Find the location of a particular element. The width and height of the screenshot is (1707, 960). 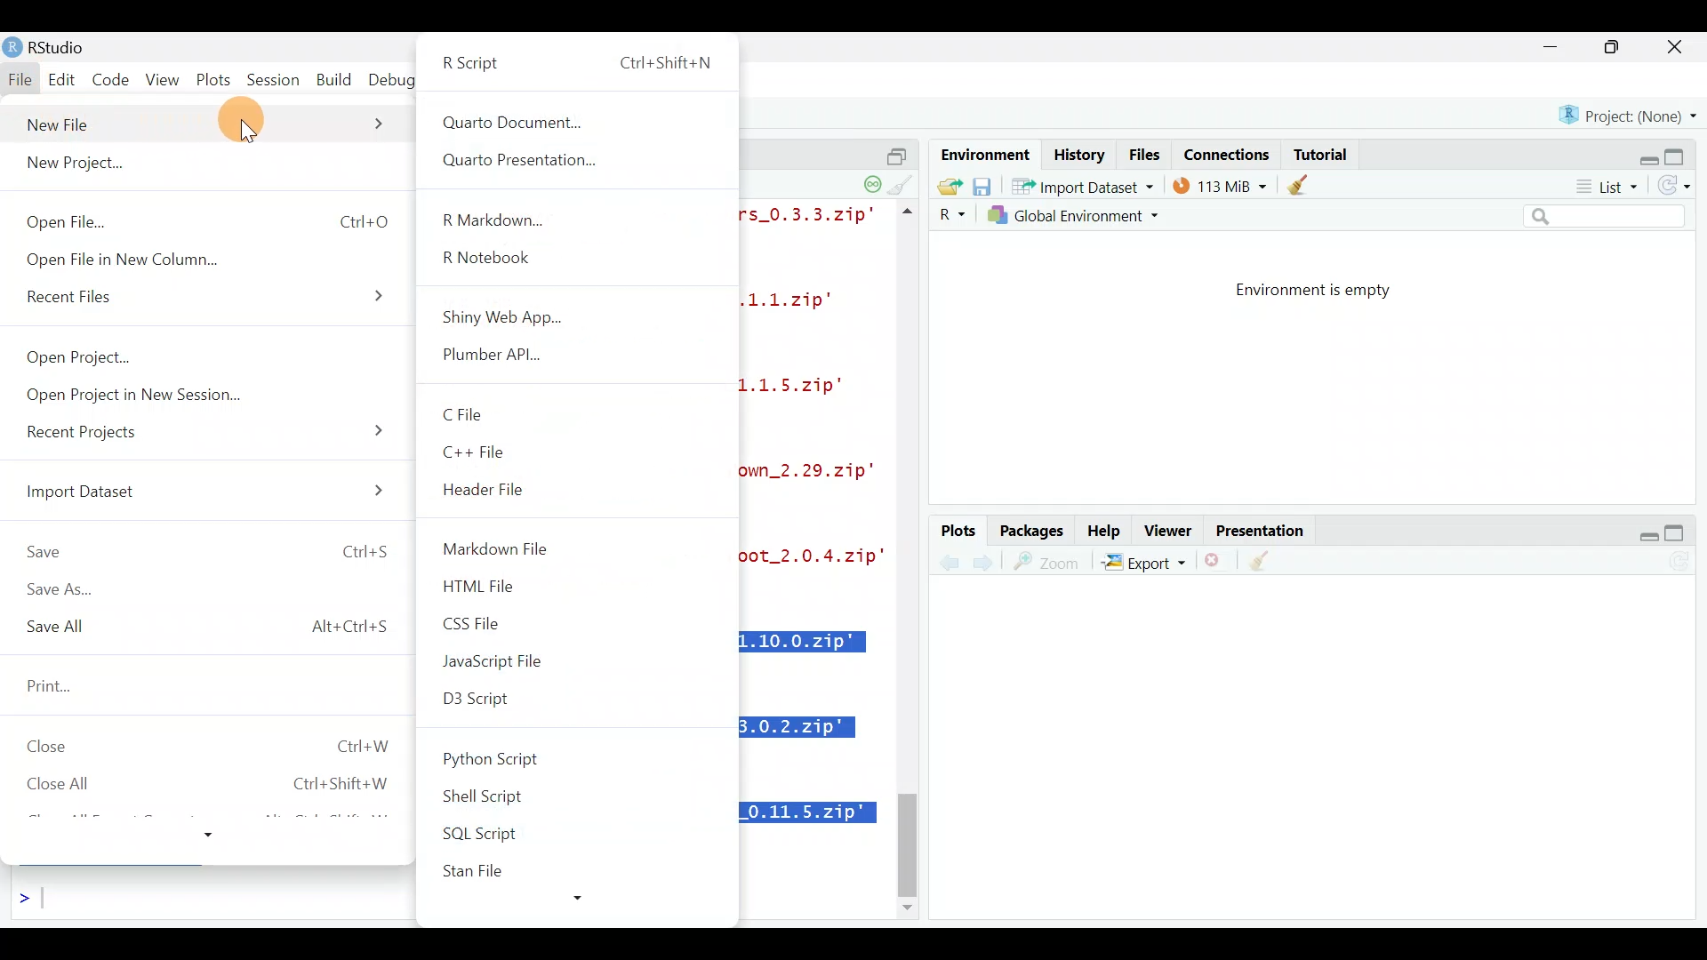

C++ File is located at coordinates (484, 453).